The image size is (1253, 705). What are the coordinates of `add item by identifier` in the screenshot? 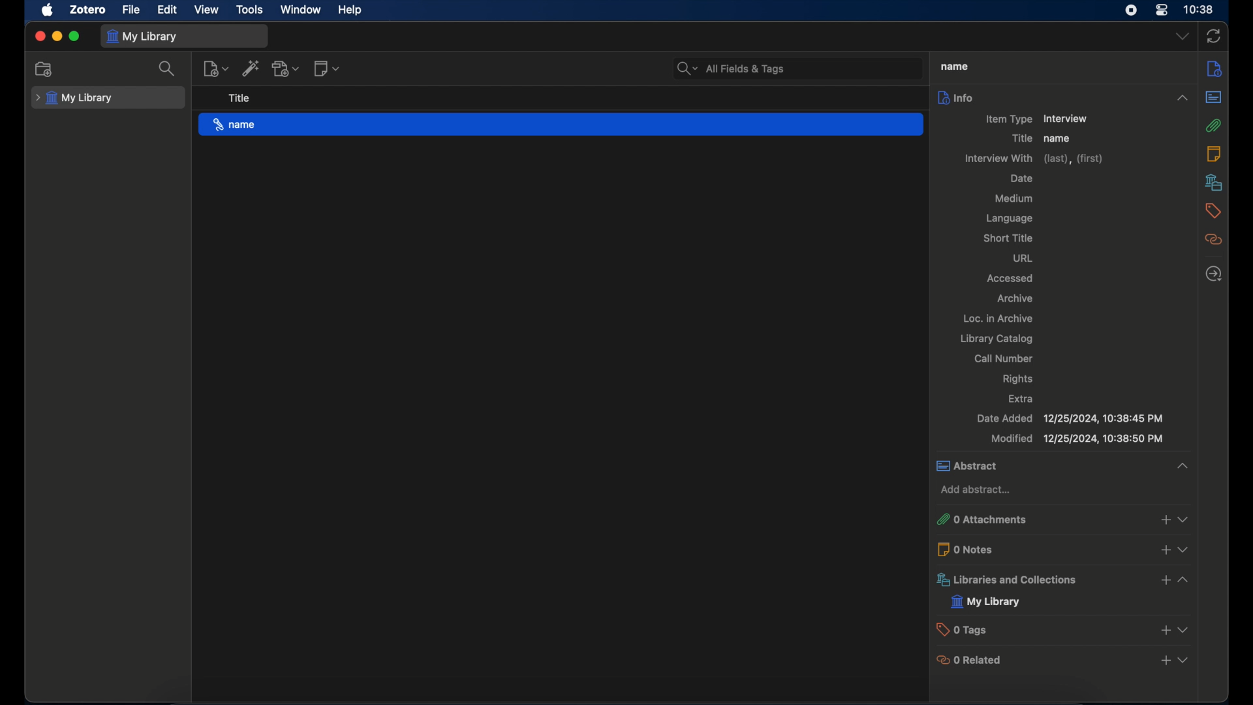 It's located at (251, 68).